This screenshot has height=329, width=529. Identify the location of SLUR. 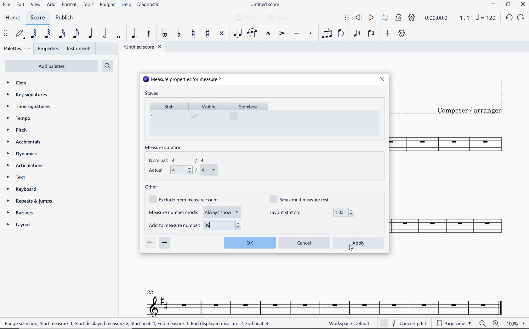
(252, 34).